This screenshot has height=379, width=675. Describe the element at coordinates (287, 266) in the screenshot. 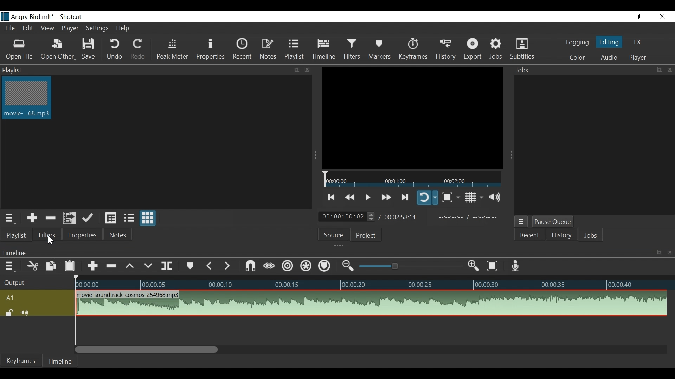

I see `Ripple ` at that location.